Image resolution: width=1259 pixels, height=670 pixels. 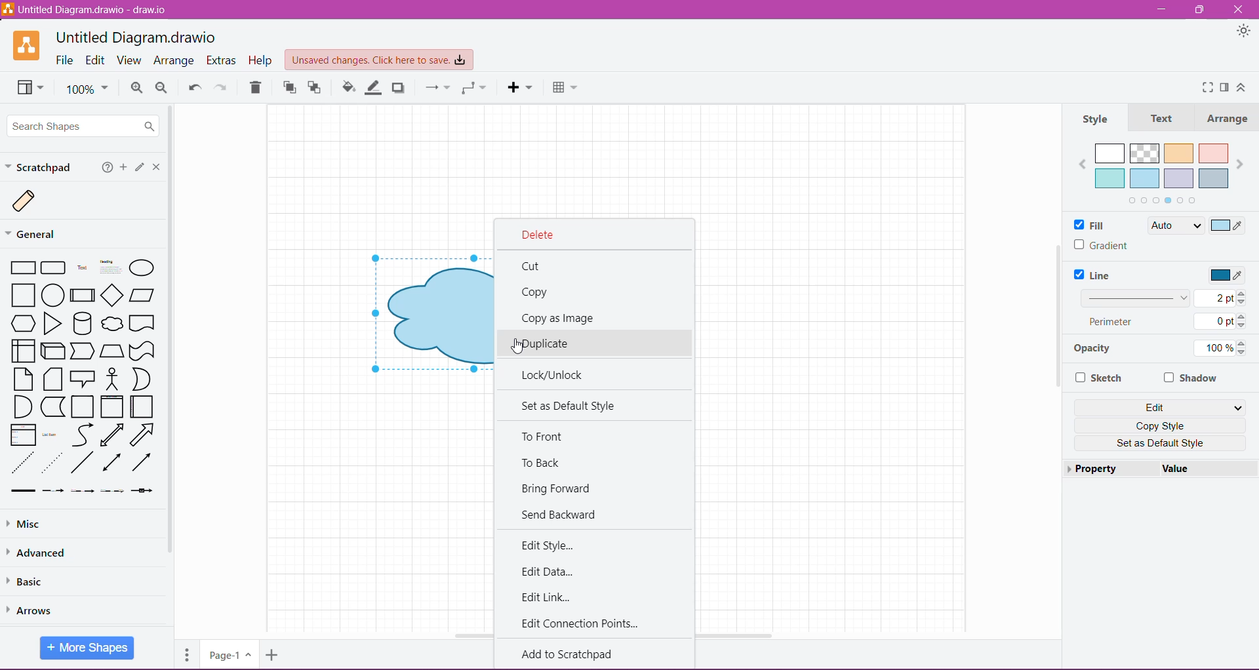 I want to click on Set as Default Style, so click(x=1161, y=443).